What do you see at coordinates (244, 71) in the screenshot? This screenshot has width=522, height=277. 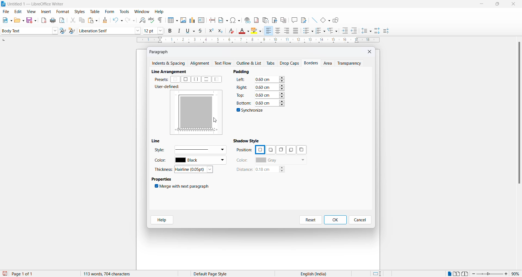 I see `padding` at bounding box center [244, 71].